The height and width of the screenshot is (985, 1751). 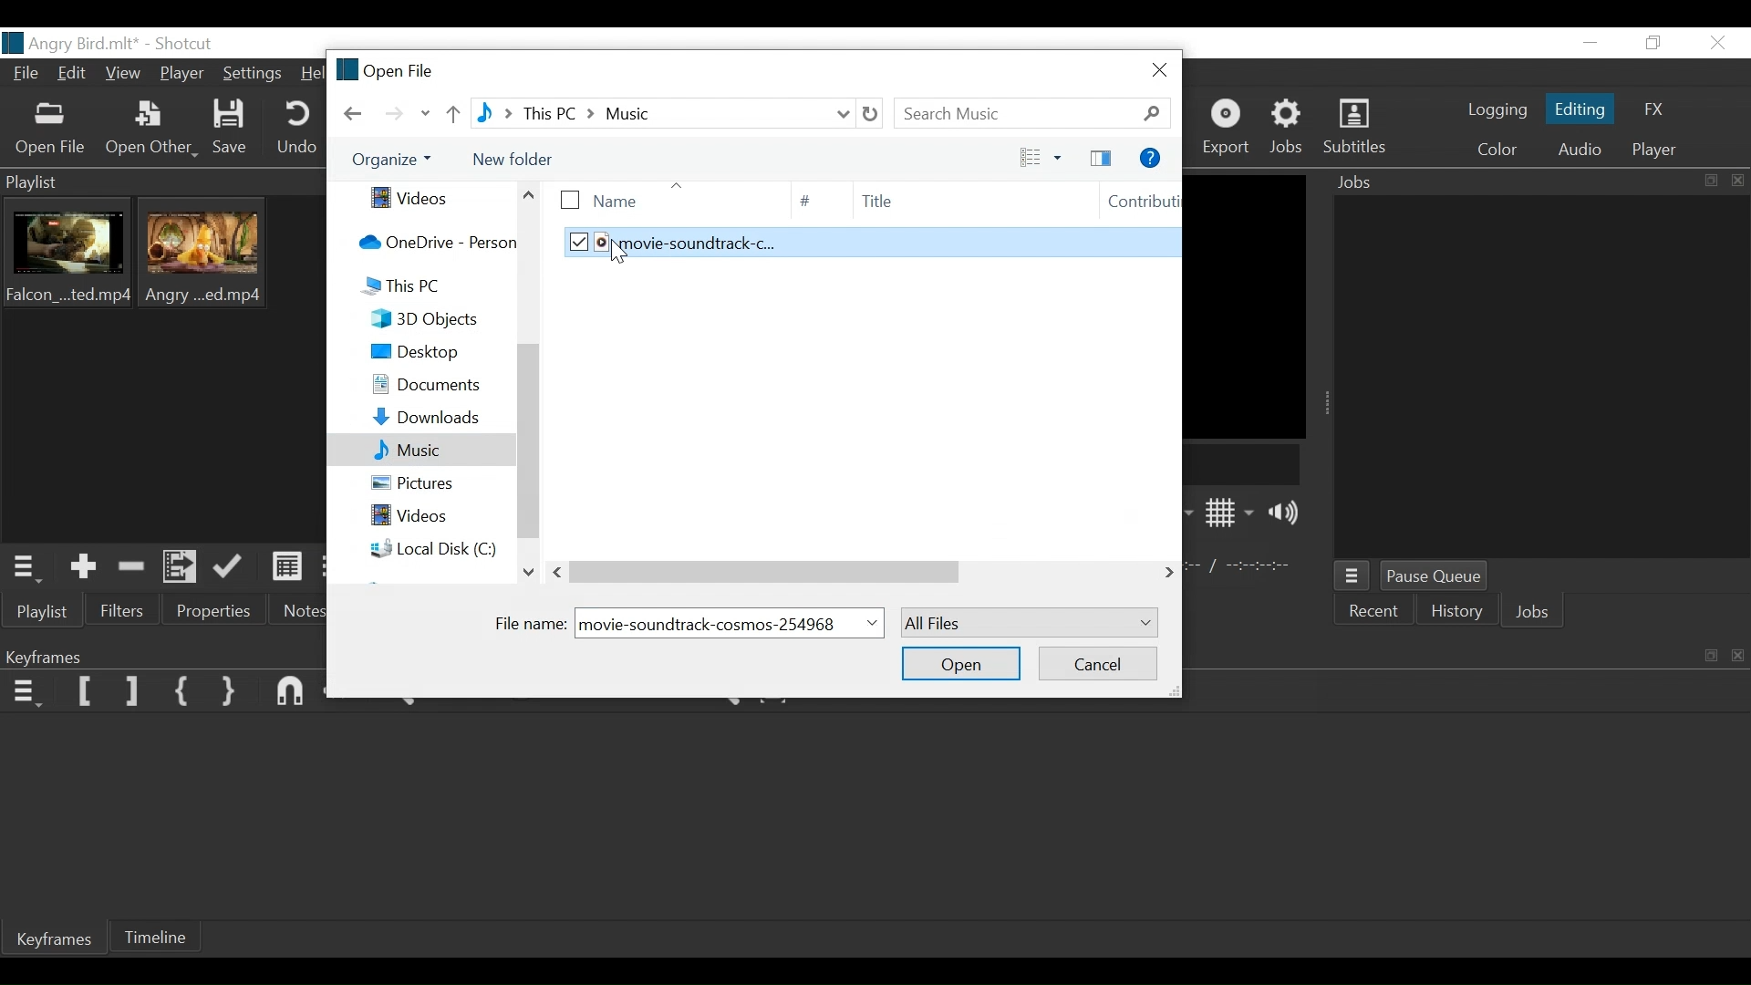 What do you see at coordinates (868, 243) in the screenshot?
I see `s` at bounding box center [868, 243].